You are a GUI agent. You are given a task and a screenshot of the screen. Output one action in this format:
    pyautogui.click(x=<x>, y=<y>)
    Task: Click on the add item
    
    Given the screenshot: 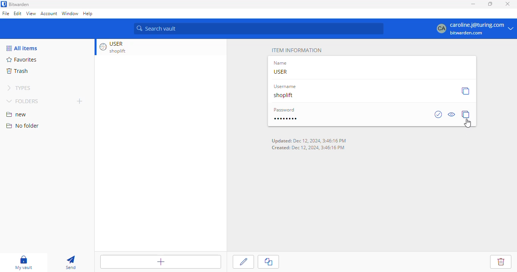 What is the action you would take?
    pyautogui.click(x=158, y=262)
    